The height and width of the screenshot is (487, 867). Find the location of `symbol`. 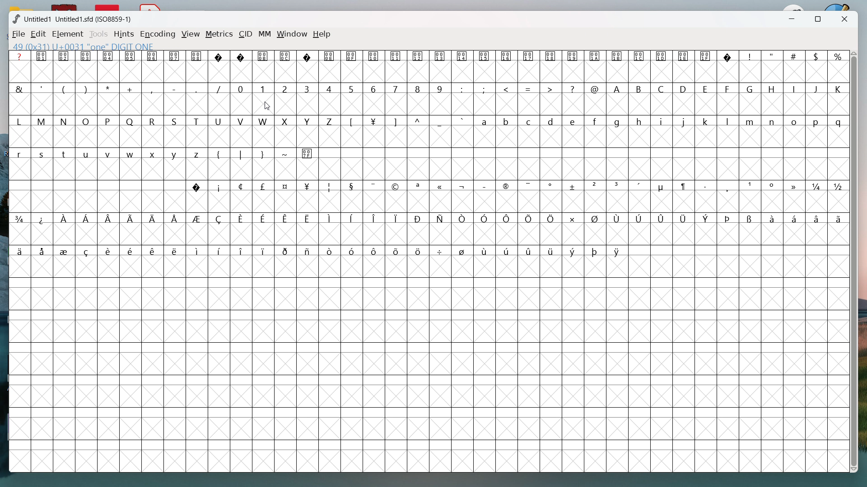

symbol is located at coordinates (507, 186).